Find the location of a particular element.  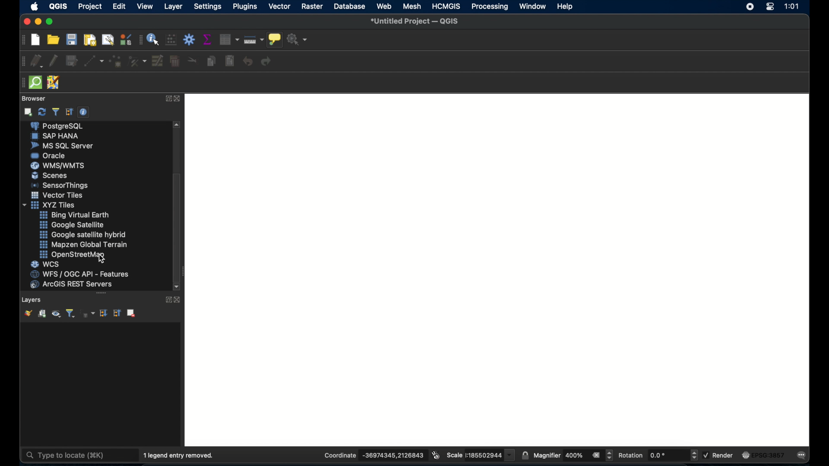

scroll box is located at coordinates (176, 226).